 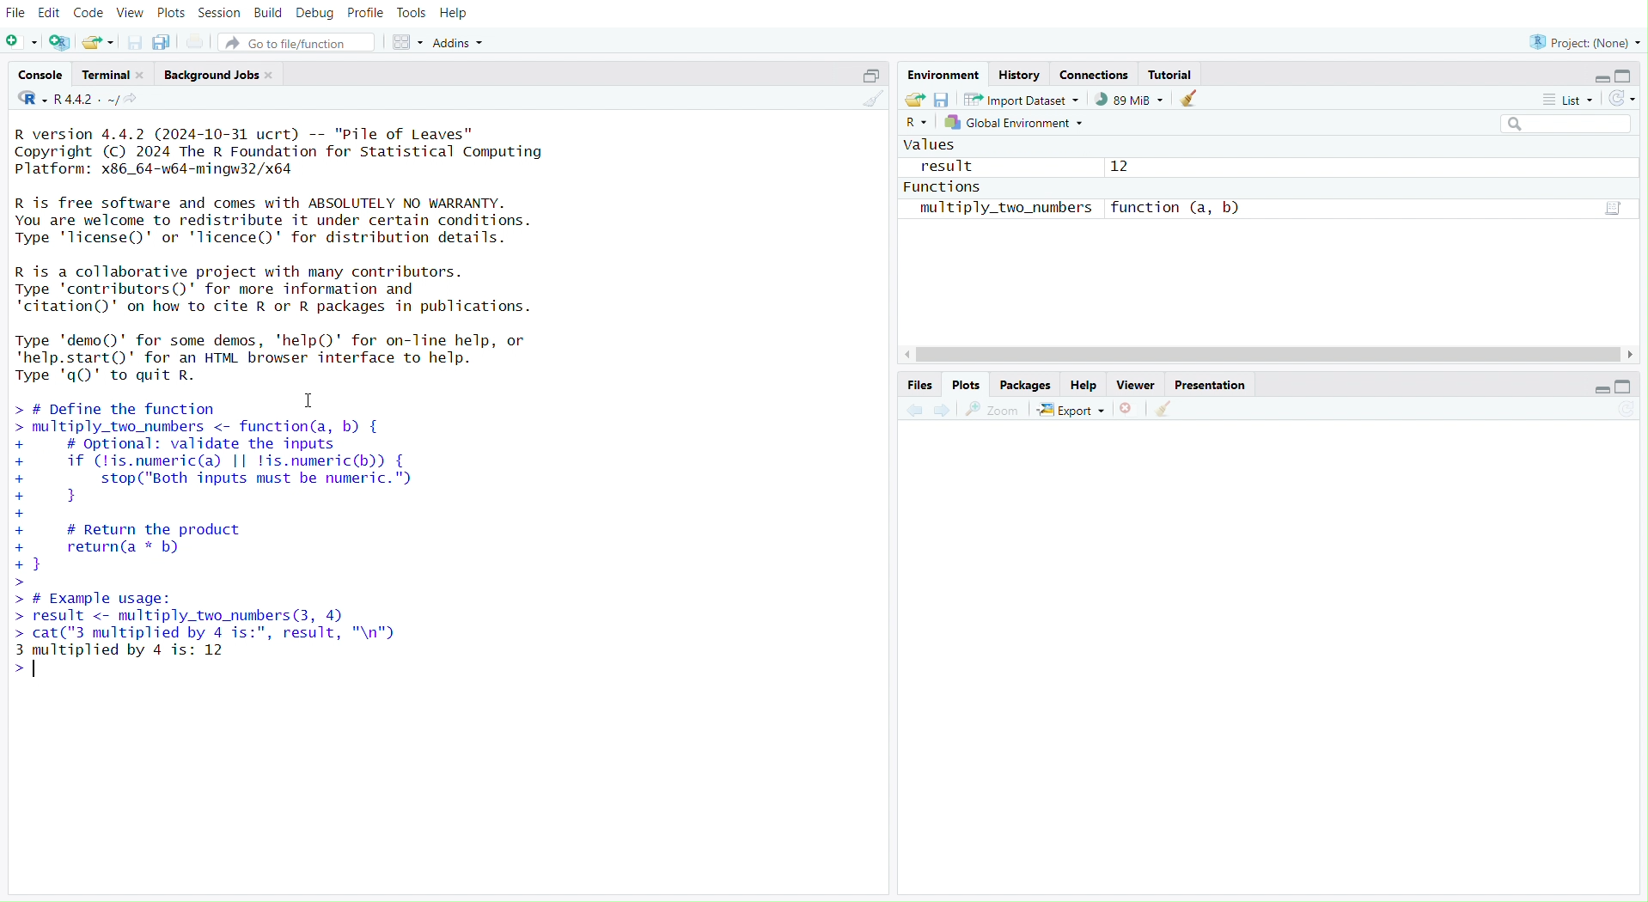 What do you see at coordinates (992, 409) in the screenshot?
I see `Zoom` at bounding box center [992, 409].